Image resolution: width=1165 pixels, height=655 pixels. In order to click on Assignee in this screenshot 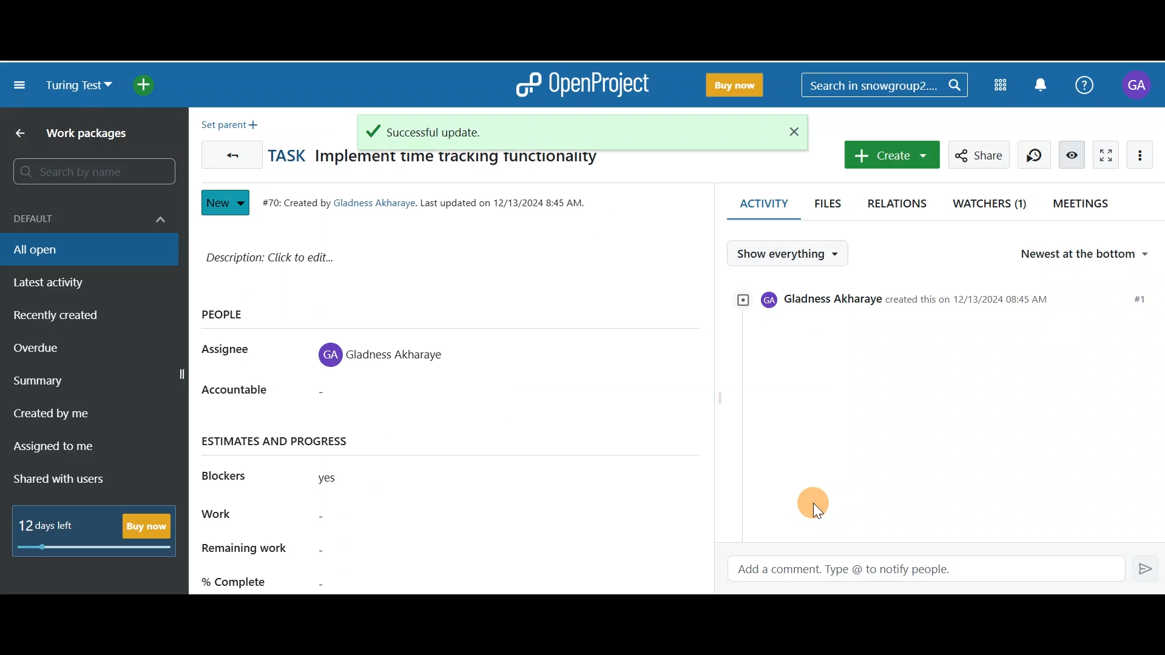, I will do `click(232, 351)`.